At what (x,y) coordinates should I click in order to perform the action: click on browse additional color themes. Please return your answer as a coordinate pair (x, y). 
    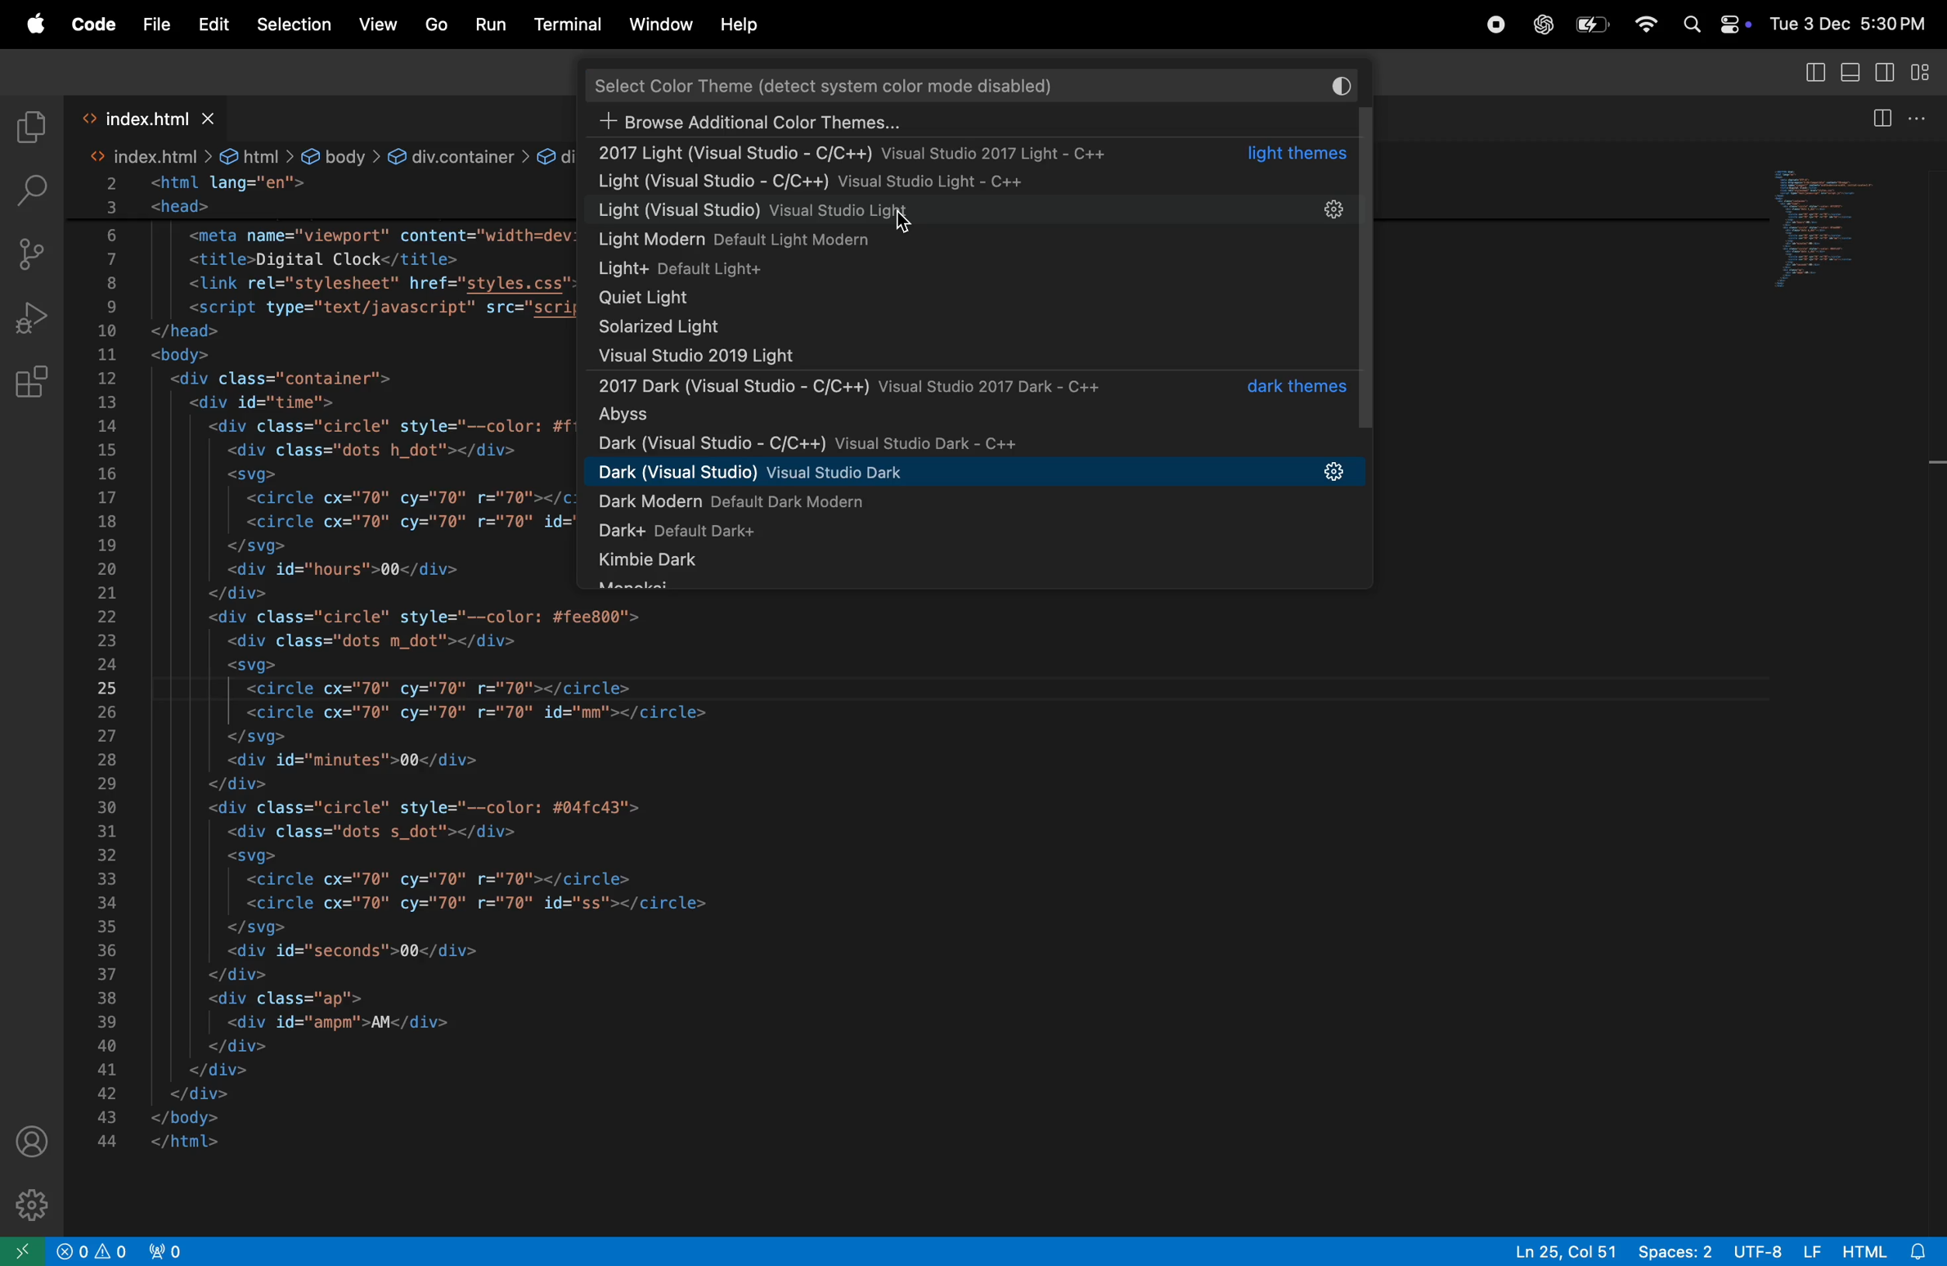
    Looking at the image, I should click on (912, 123).